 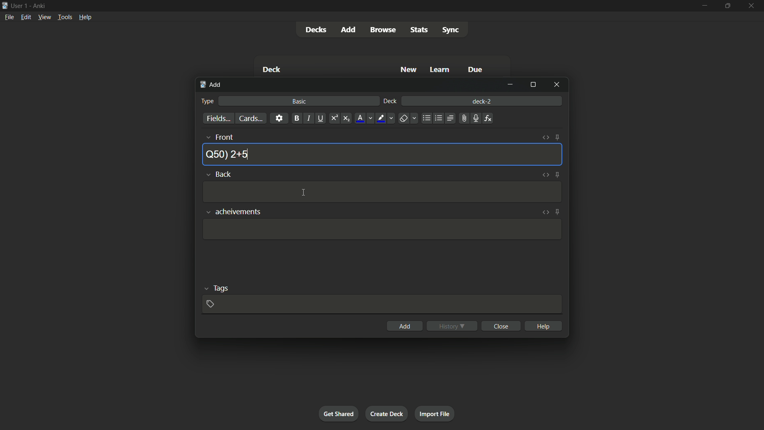 What do you see at coordinates (315, 29) in the screenshot?
I see `decks` at bounding box center [315, 29].